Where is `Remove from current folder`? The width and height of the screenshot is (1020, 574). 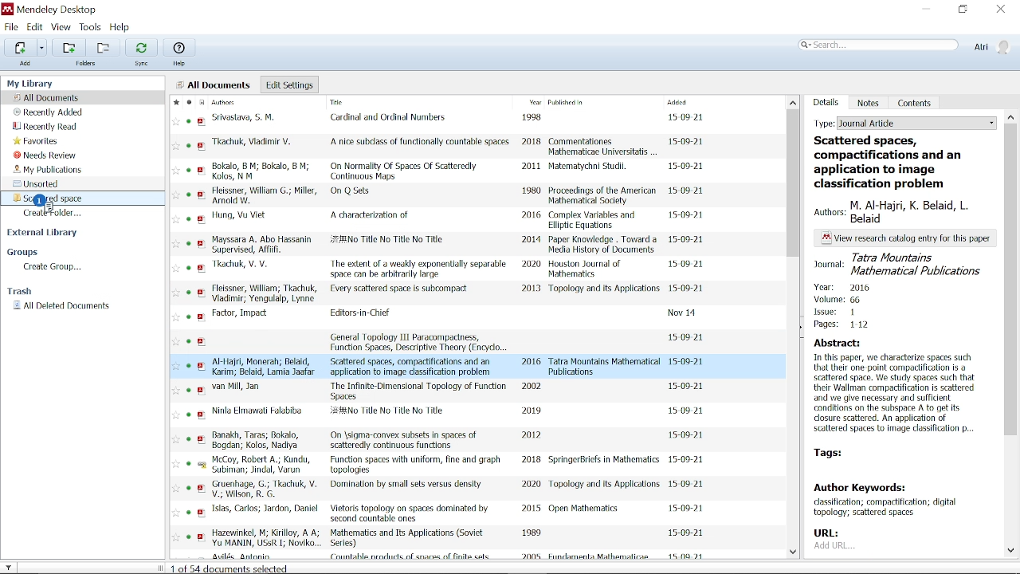
Remove from current folder is located at coordinates (102, 47).